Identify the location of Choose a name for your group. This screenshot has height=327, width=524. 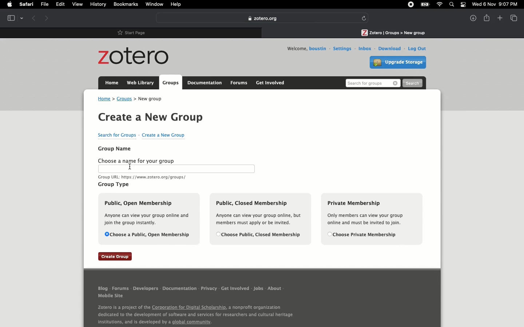
(137, 161).